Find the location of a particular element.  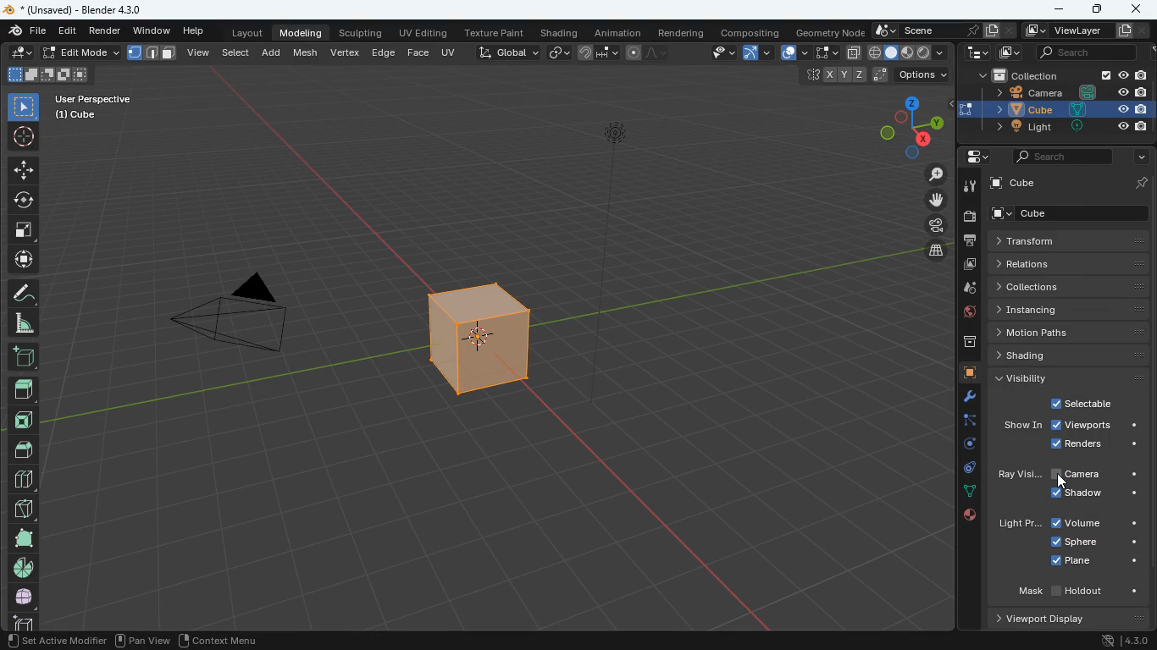

select is located at coordinates (235, 55).